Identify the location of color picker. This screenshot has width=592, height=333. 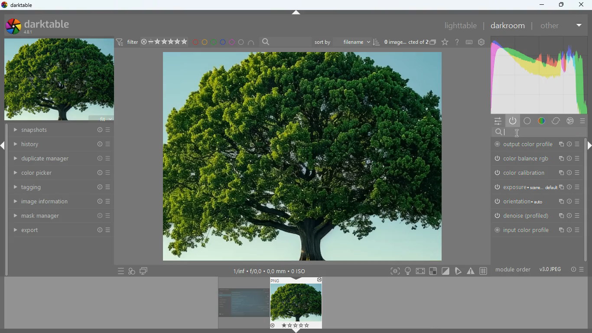
(62, 173).